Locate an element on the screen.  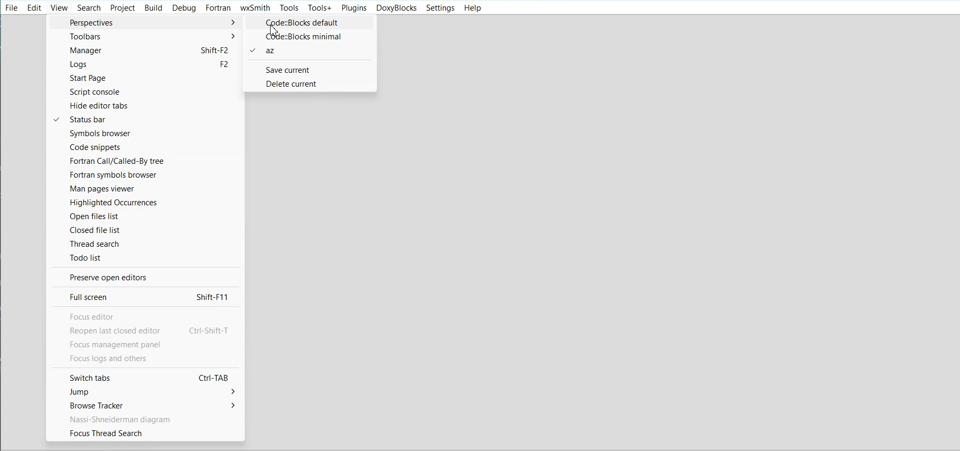
Save current is located at coordinates (307, 69).